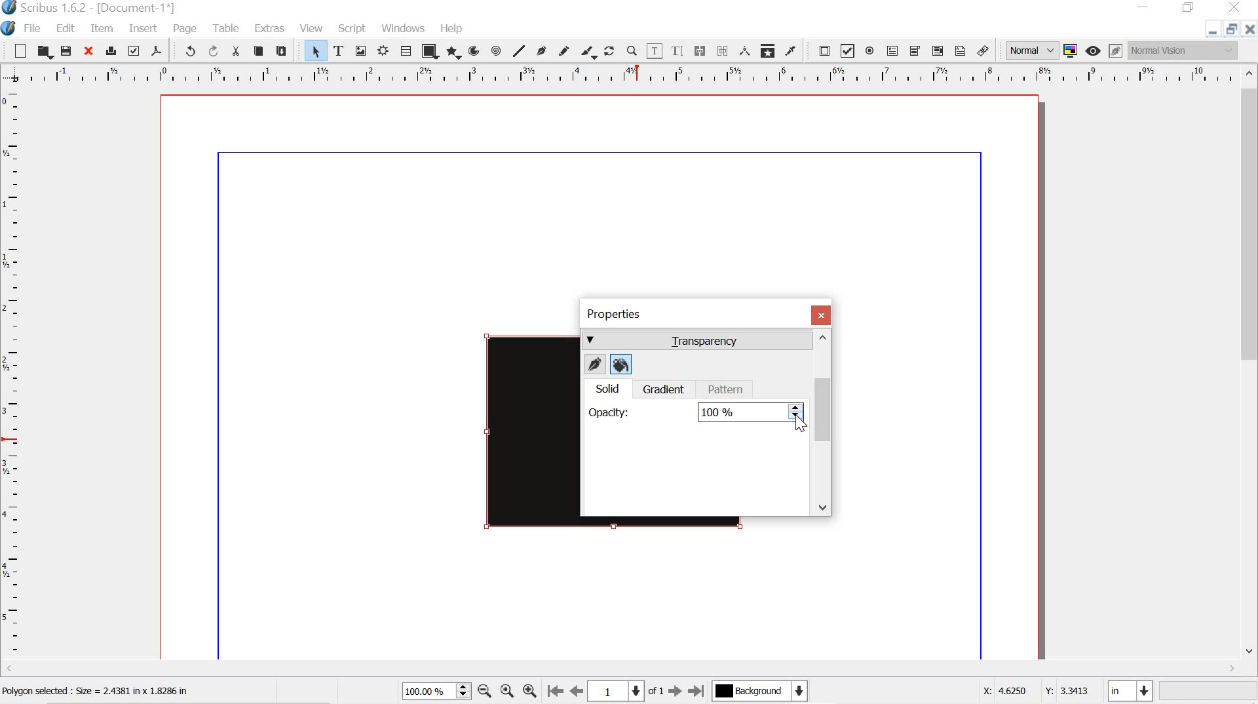  I want to click on edit text with story editor, so click(679, 52).